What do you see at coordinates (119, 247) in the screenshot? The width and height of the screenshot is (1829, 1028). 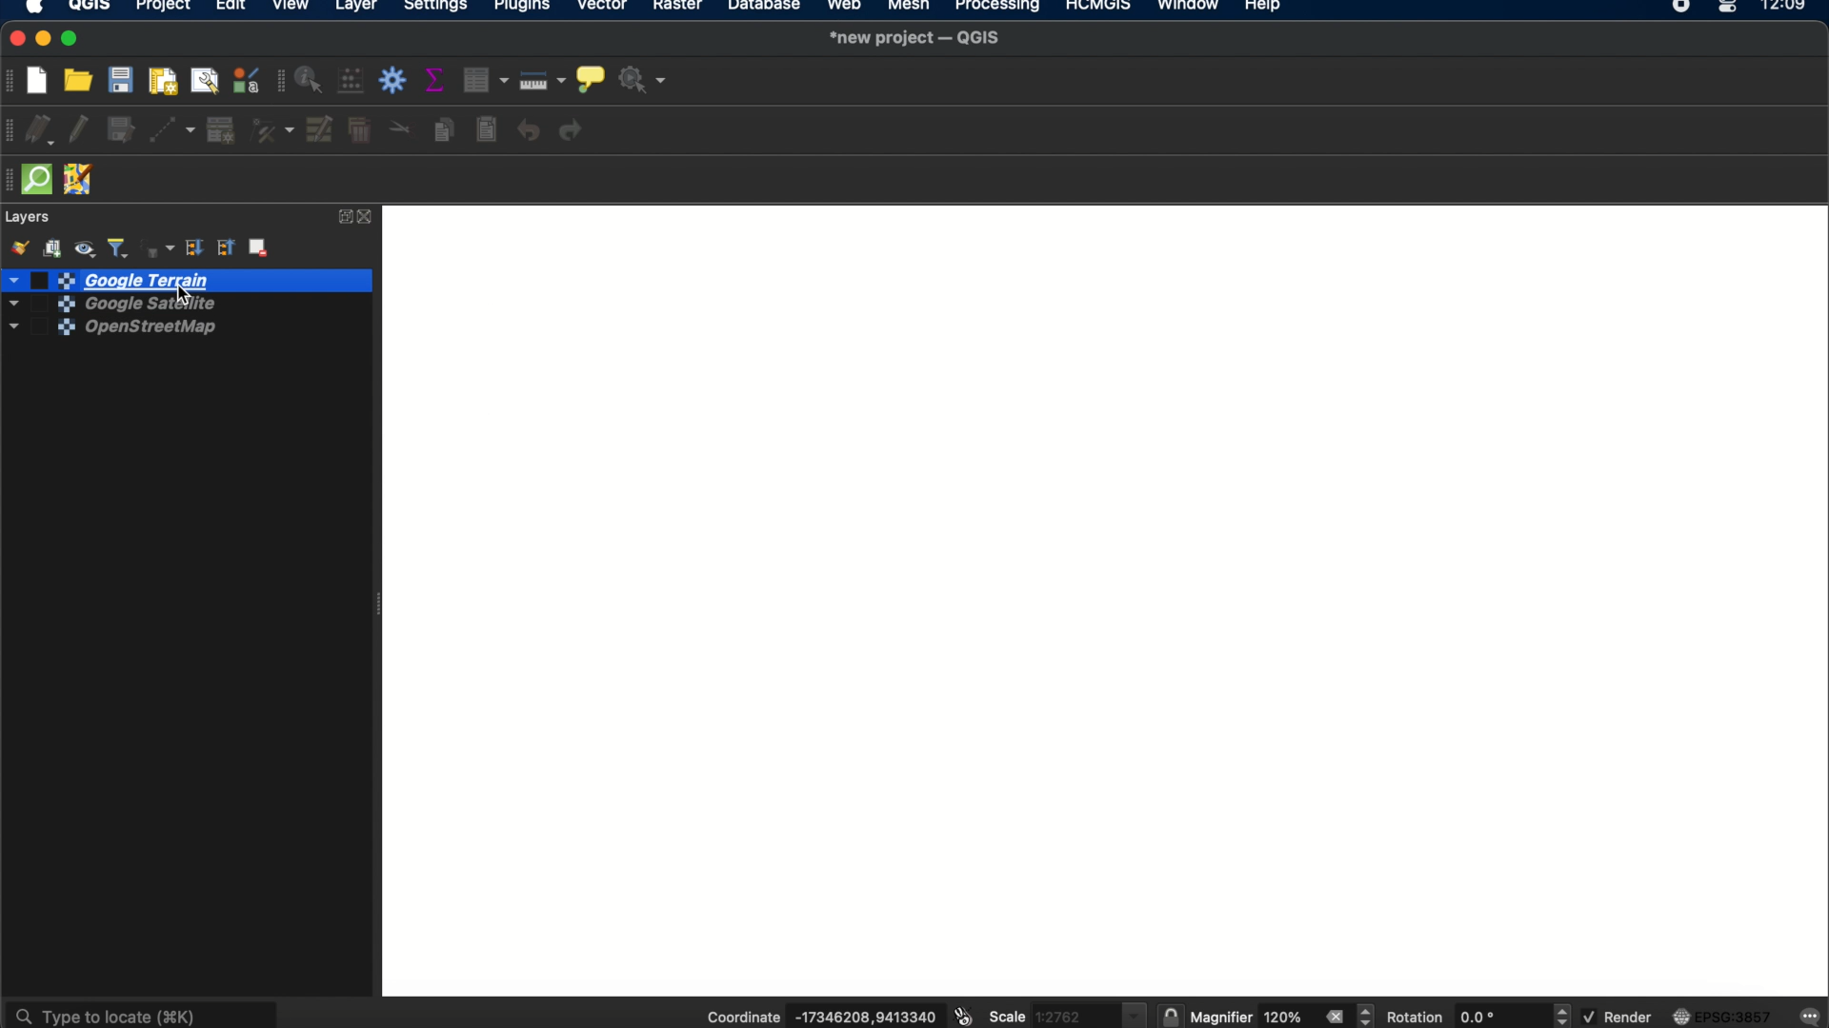 I see `filter legend` at bounding box center [119, 247].